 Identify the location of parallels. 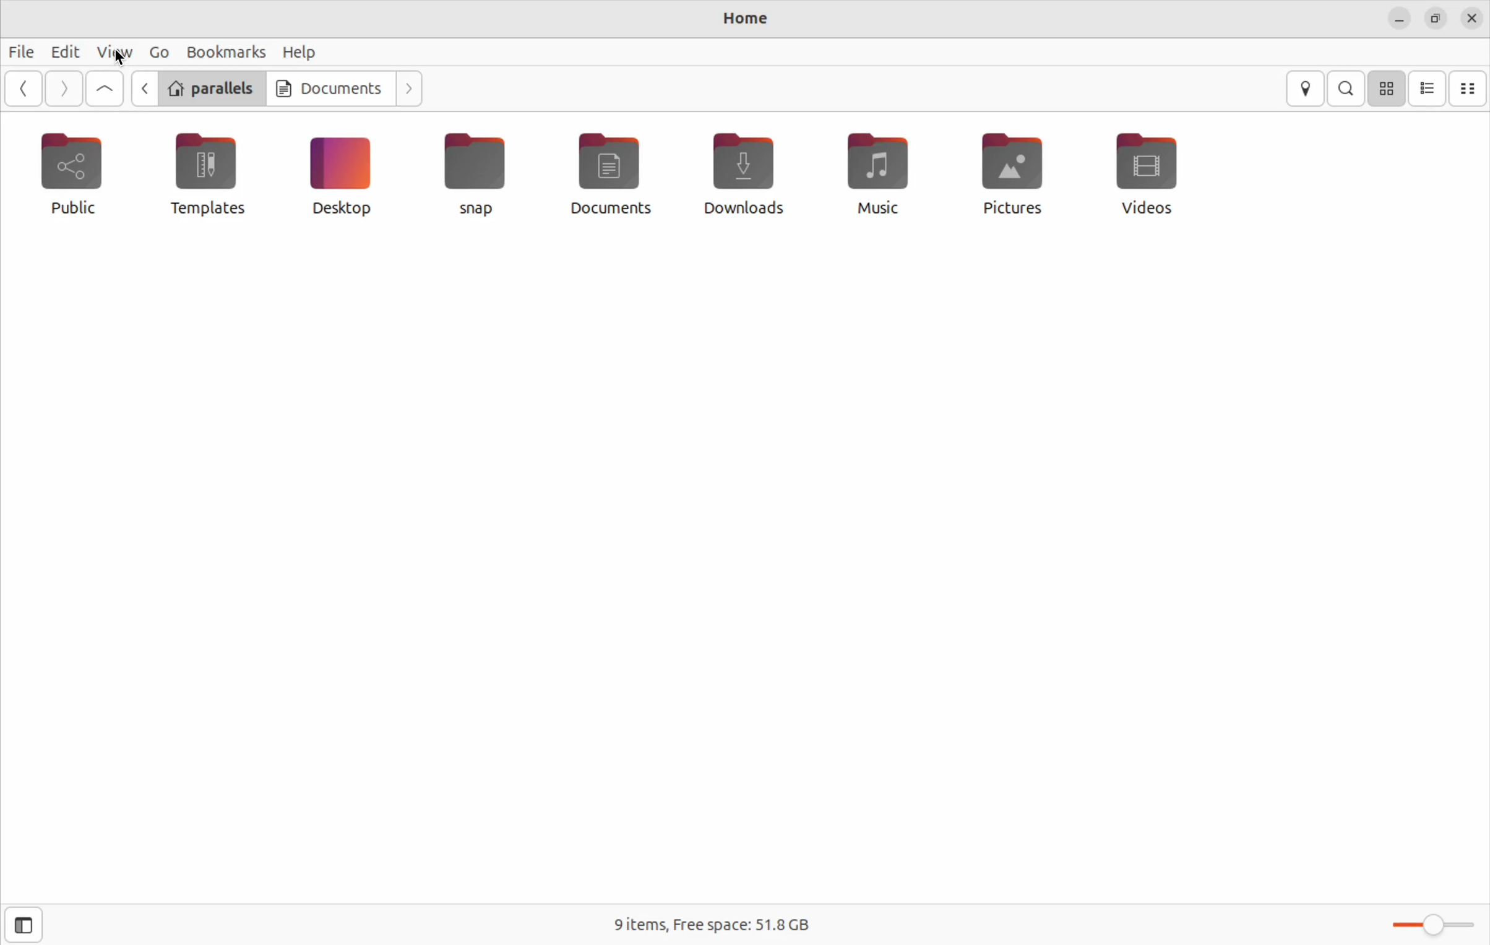
(212, 89).